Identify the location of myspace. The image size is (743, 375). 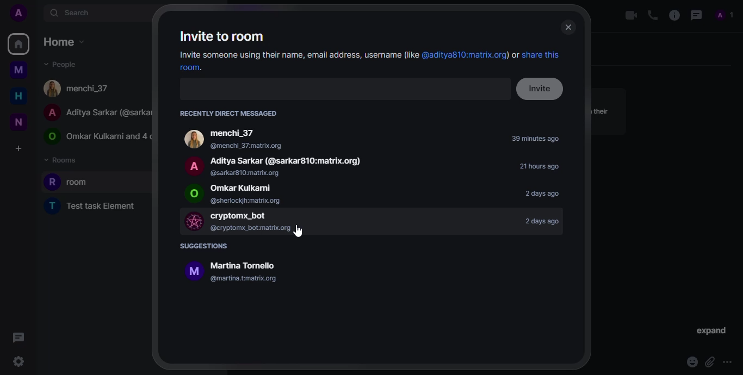
(20, 70).